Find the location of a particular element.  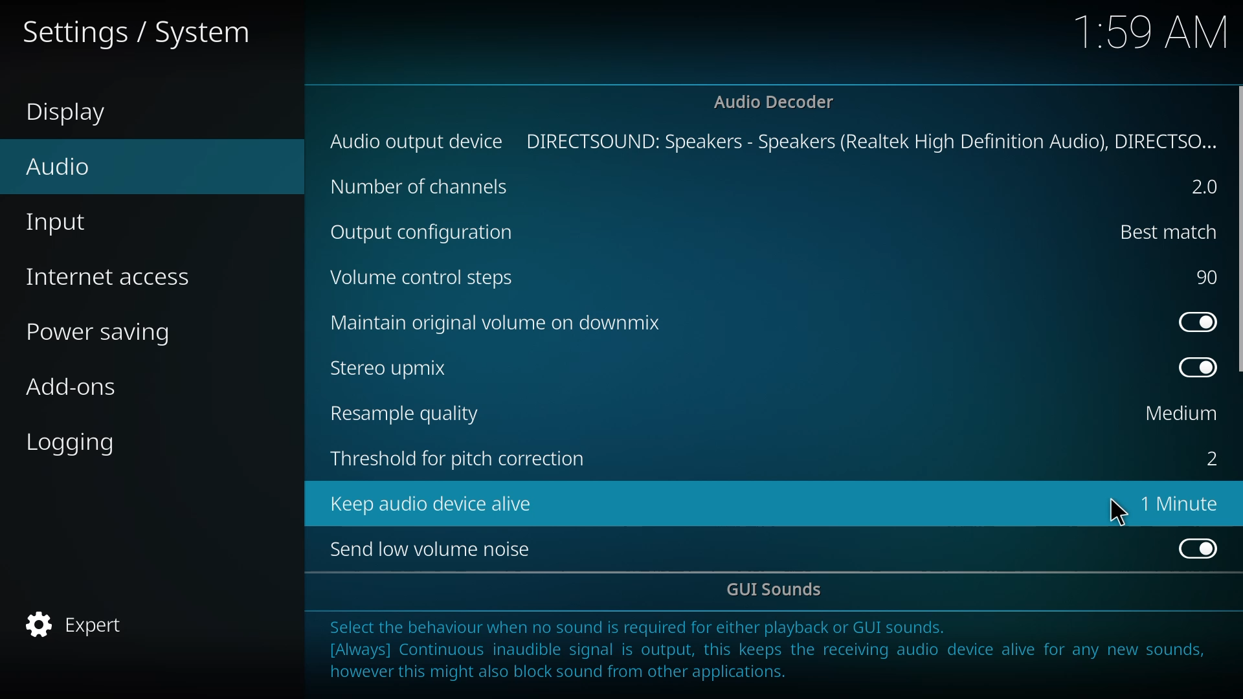

maintain original volume o downmix is located at coordinates (499, 322).